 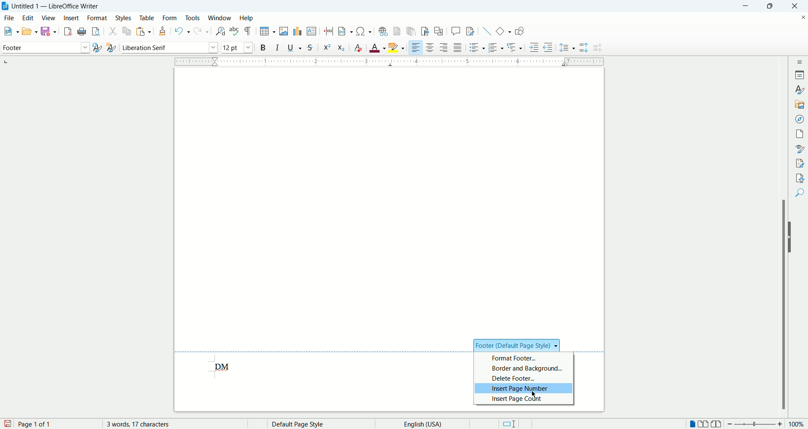 I want to click on superscript, so click(x=326, y=47).